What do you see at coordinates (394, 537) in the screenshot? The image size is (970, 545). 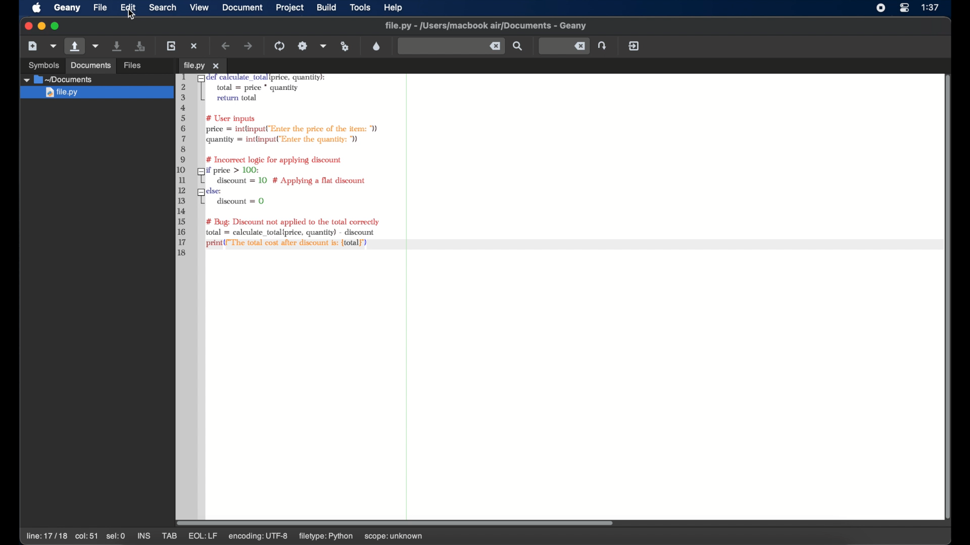 I see `scope: unknown` at bounding box center [394, 537].